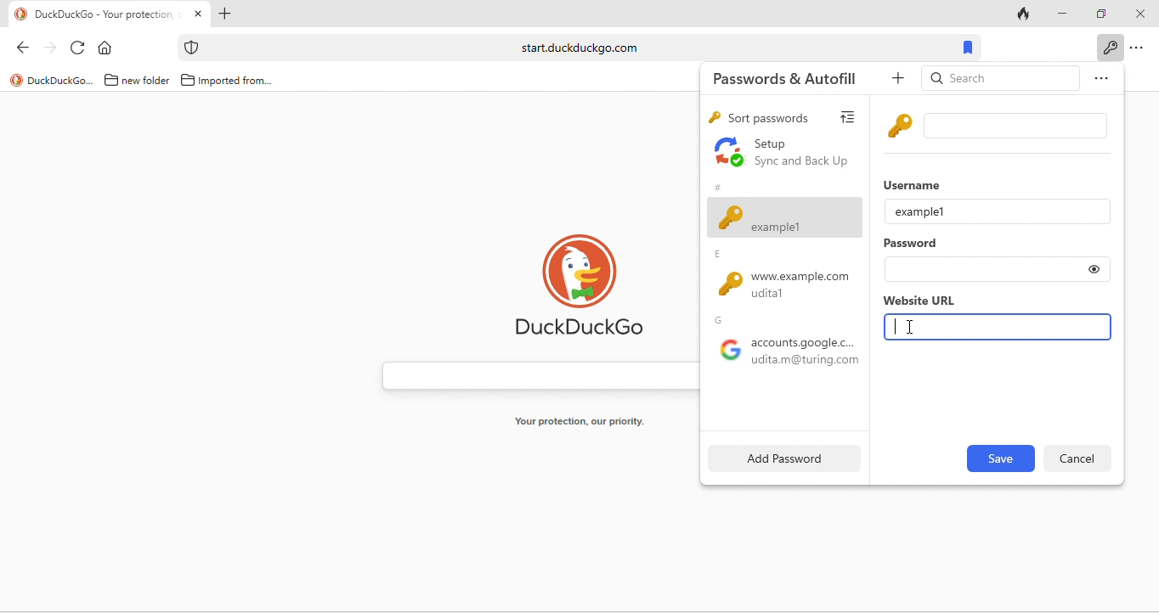 The width and height of the screenshot is (1159, 613). Describe the element at coordinates (16, 80) in the screenshot. I see `logo` at that location.